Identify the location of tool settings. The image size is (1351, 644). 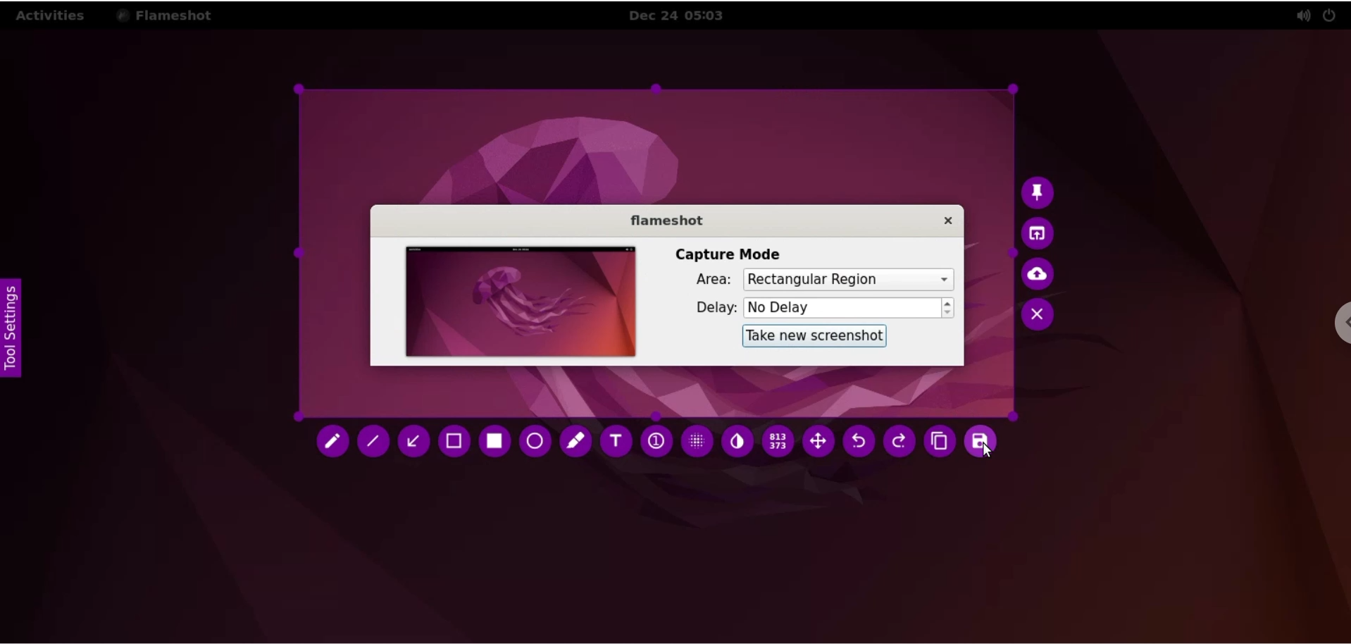
(13, 329).